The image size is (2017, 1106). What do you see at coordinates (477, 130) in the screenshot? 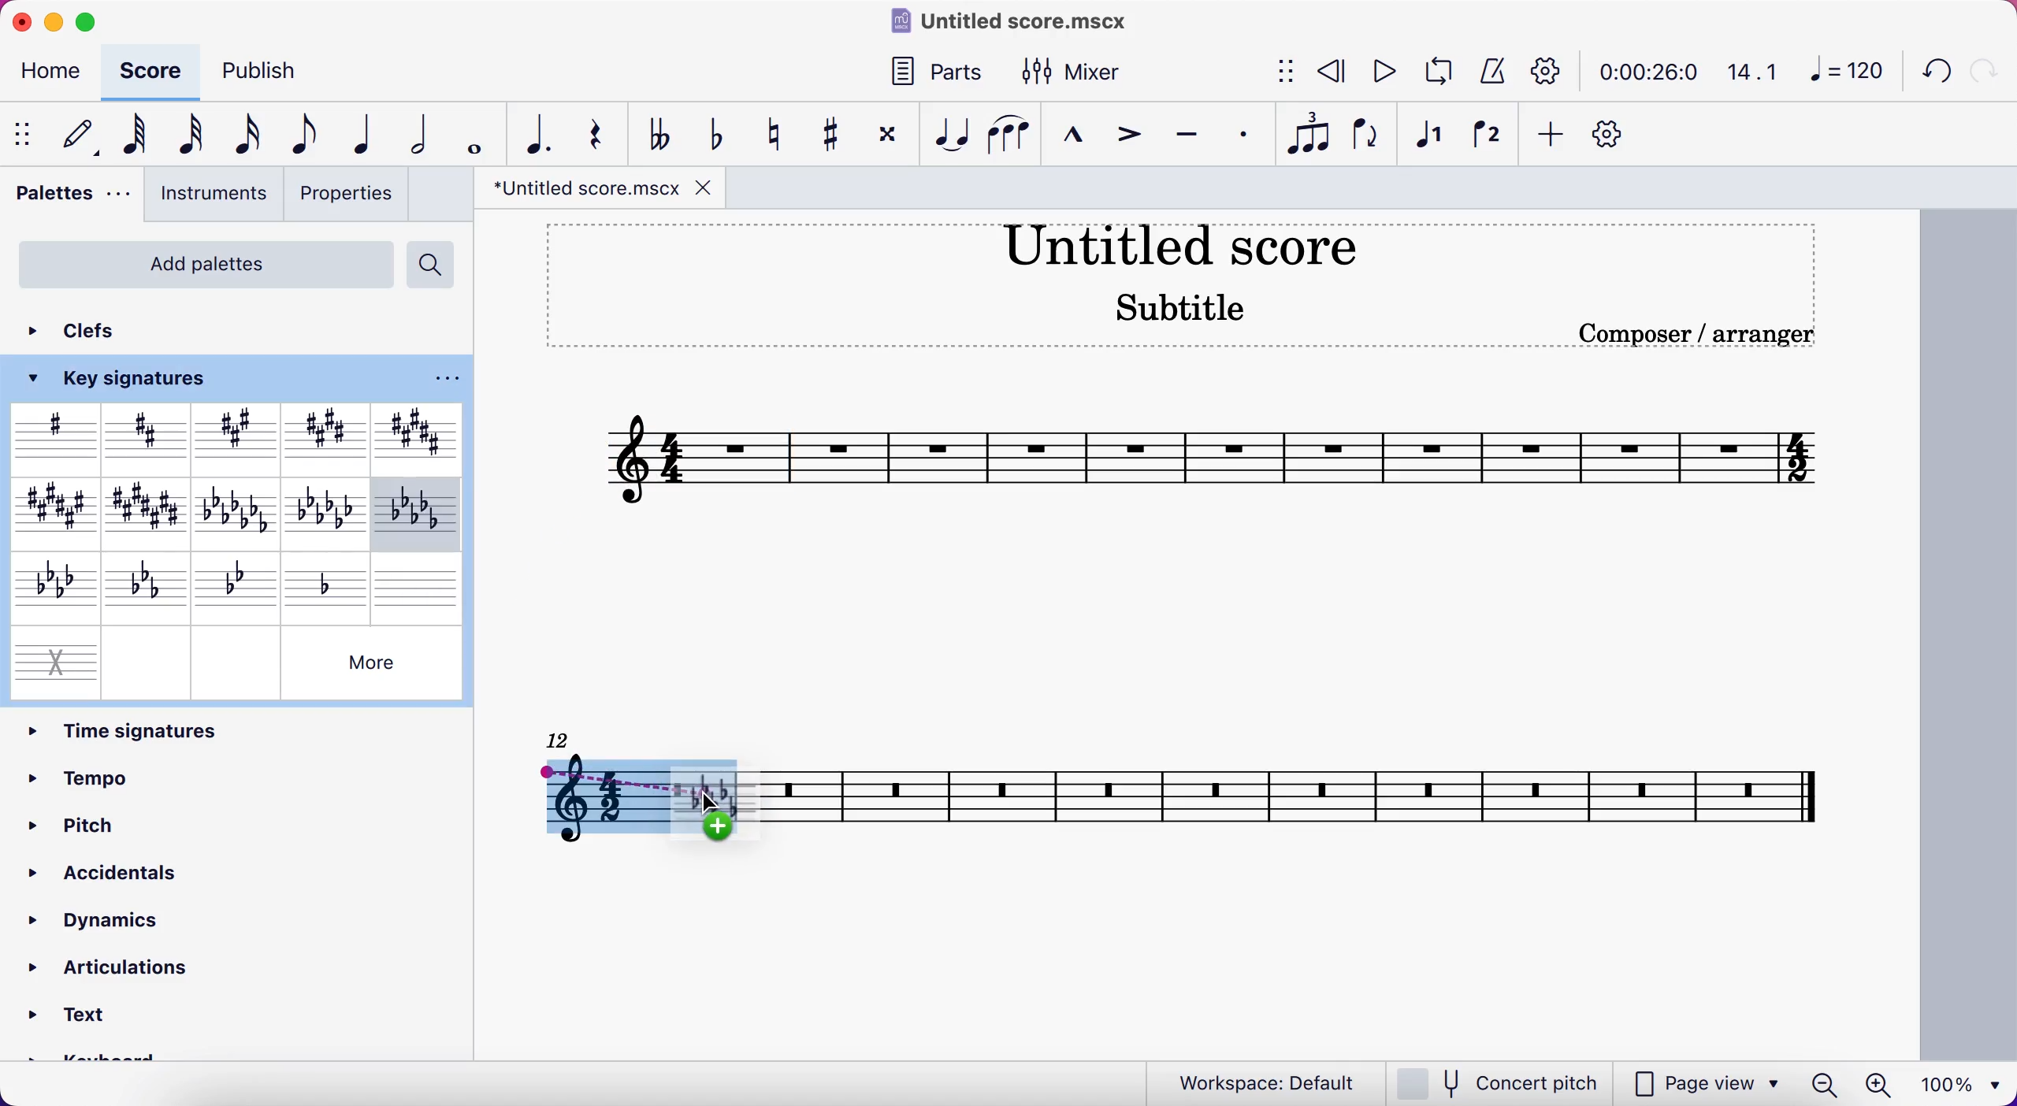
I see `whole note` at bounding box center [477, 130].